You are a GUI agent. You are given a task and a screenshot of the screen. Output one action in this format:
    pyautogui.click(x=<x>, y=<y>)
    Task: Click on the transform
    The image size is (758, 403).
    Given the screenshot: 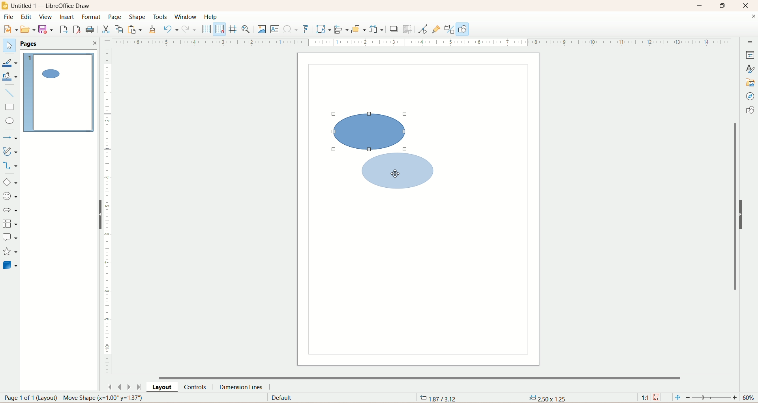 What is the action you would take?
    pyautogui.click(x=322, y=30)
    